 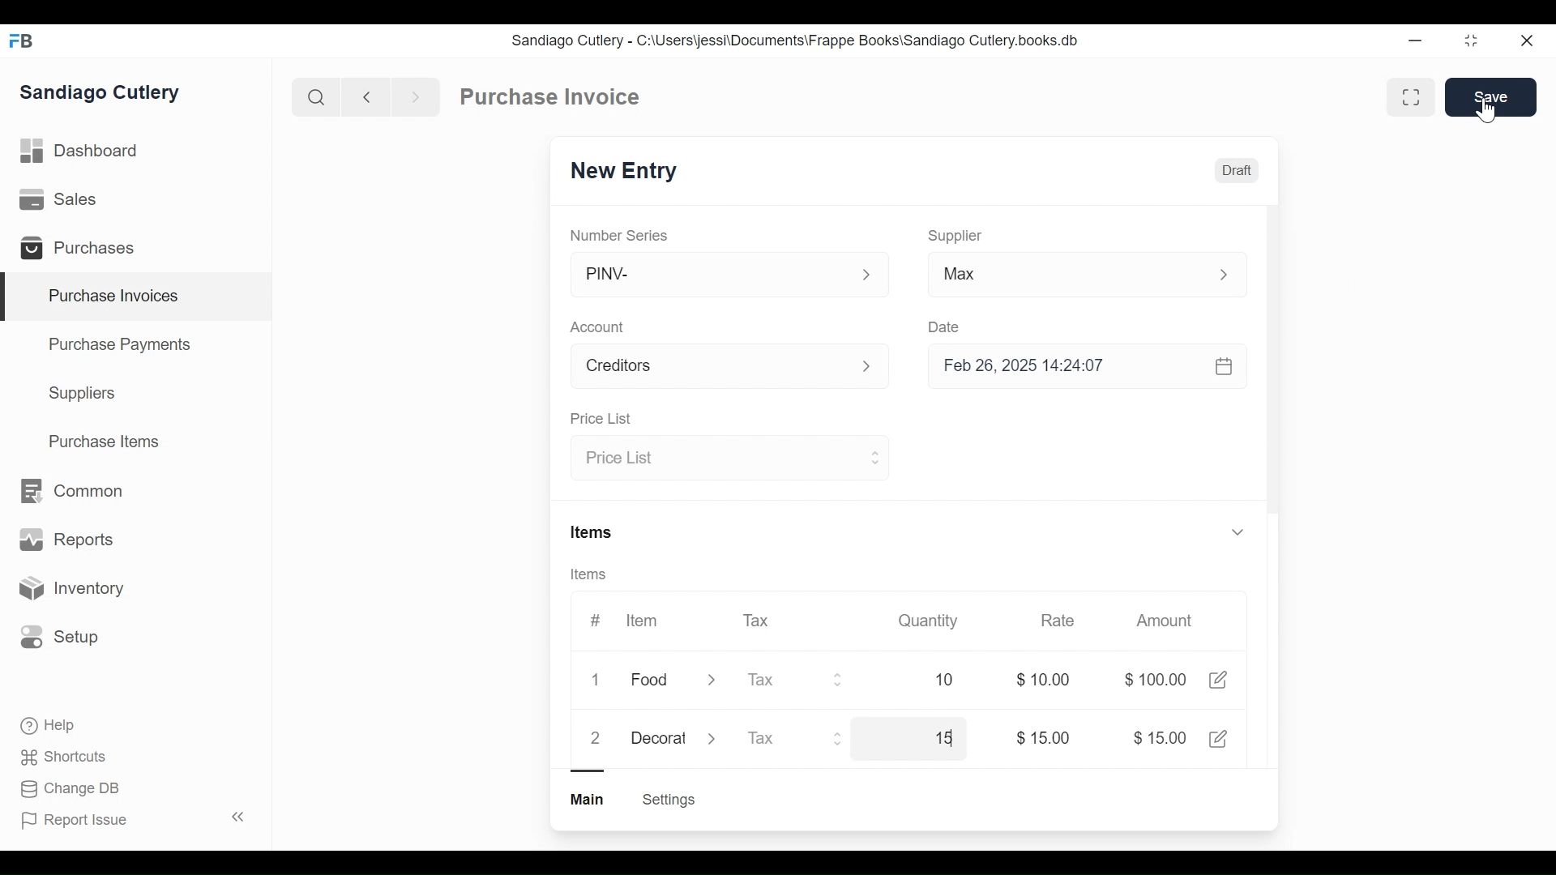 What do you see at coordinates (1043, 738) in the screenshot?
I see `$15.00` at bounding box center [1043, 738].